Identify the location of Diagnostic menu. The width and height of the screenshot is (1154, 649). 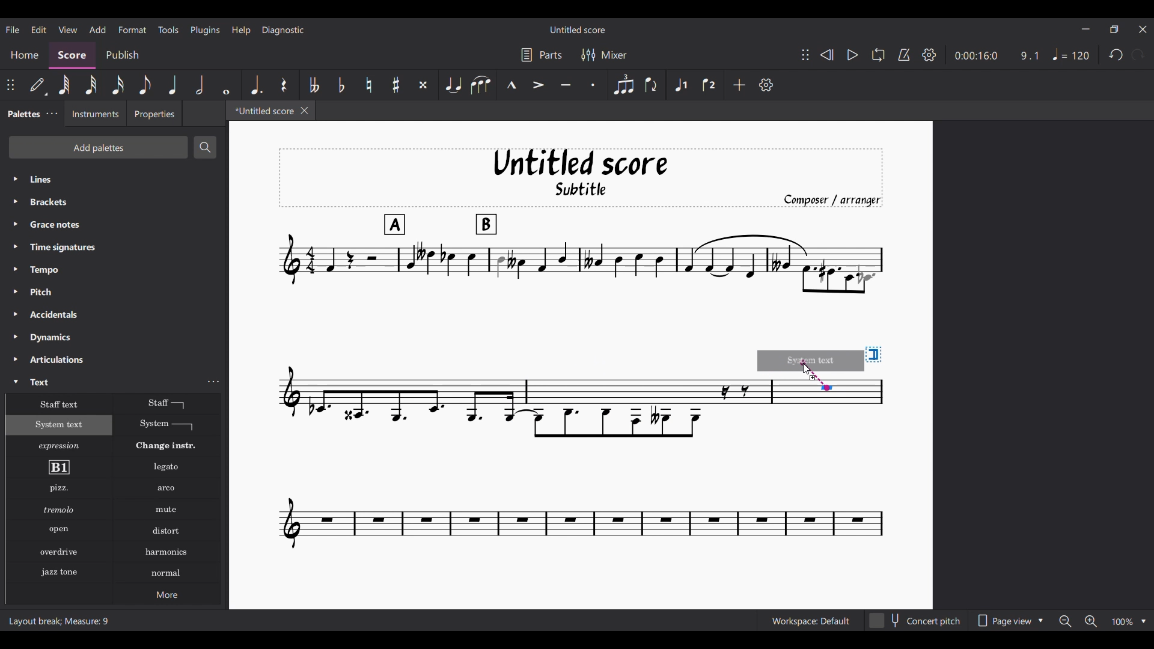
(284, 30).